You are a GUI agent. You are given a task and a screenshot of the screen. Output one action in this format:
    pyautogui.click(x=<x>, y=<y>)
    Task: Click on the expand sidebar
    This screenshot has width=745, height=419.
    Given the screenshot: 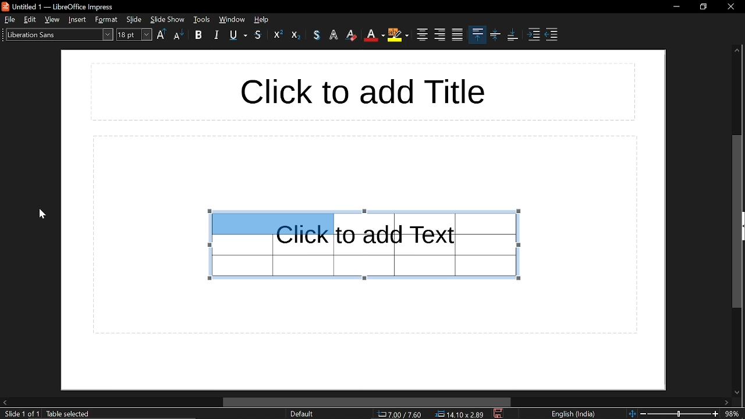 What is the action you would take?
    pyautogui.click(x=743, y=226)
    